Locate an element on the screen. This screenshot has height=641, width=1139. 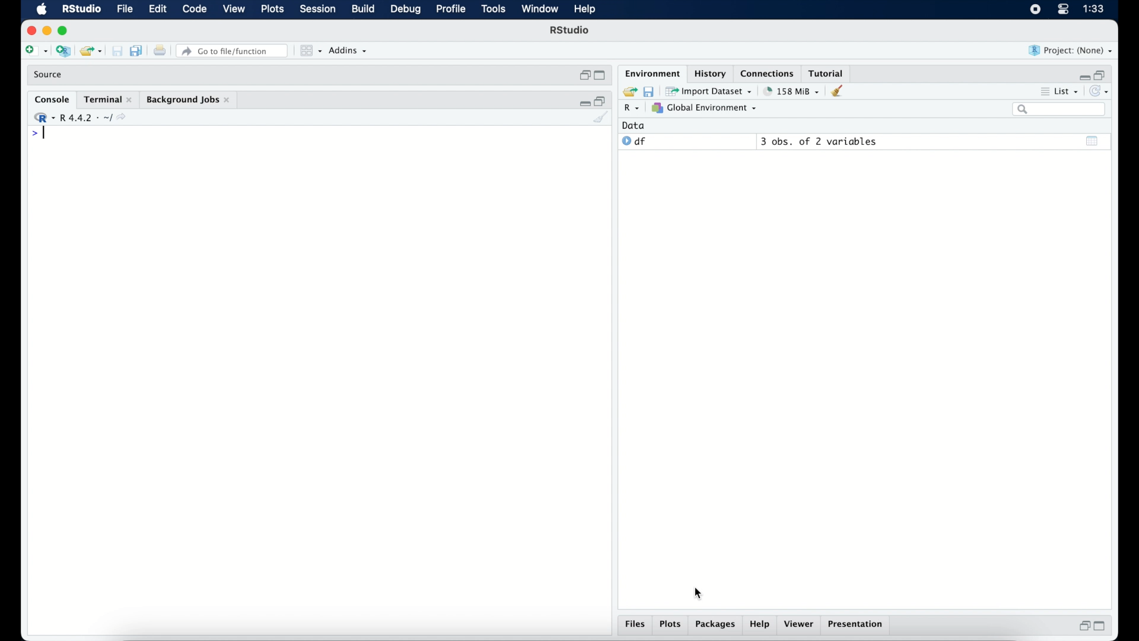
addins is located at coordinates (349, 51).